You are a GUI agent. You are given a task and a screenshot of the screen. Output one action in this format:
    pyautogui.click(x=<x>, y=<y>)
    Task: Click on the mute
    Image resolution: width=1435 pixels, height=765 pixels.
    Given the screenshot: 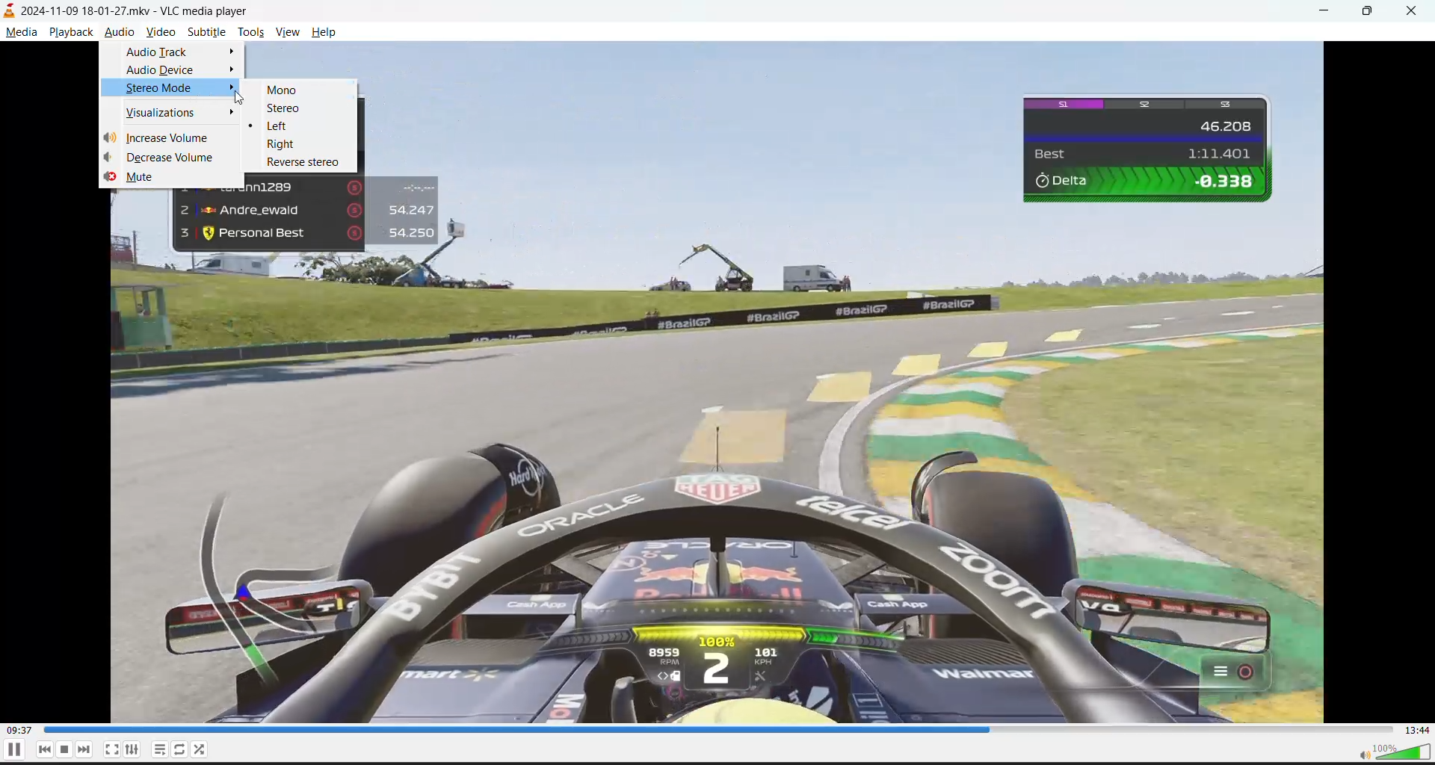 What is the action you would take?
    pyautogui.click(x=143, y=176)
    